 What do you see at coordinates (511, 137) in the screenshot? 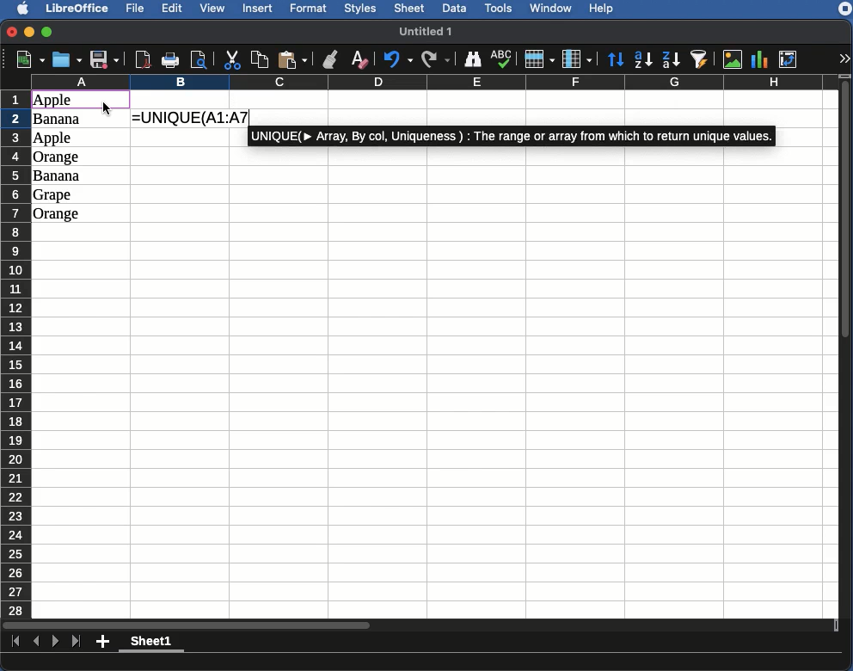
I see `UNIQUE(Array, By col, Uniqueness) : the range or array from which to return unique values.` at bounding box center [511, 137].